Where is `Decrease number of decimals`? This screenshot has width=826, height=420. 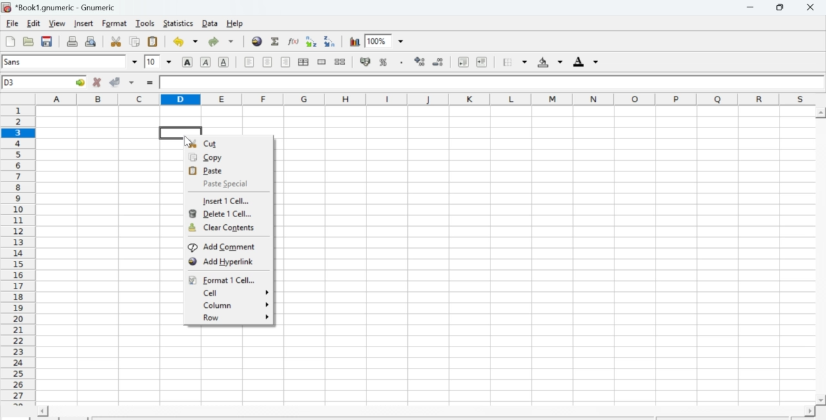
Decrease number of decimals is located at coordinates (438, 62).